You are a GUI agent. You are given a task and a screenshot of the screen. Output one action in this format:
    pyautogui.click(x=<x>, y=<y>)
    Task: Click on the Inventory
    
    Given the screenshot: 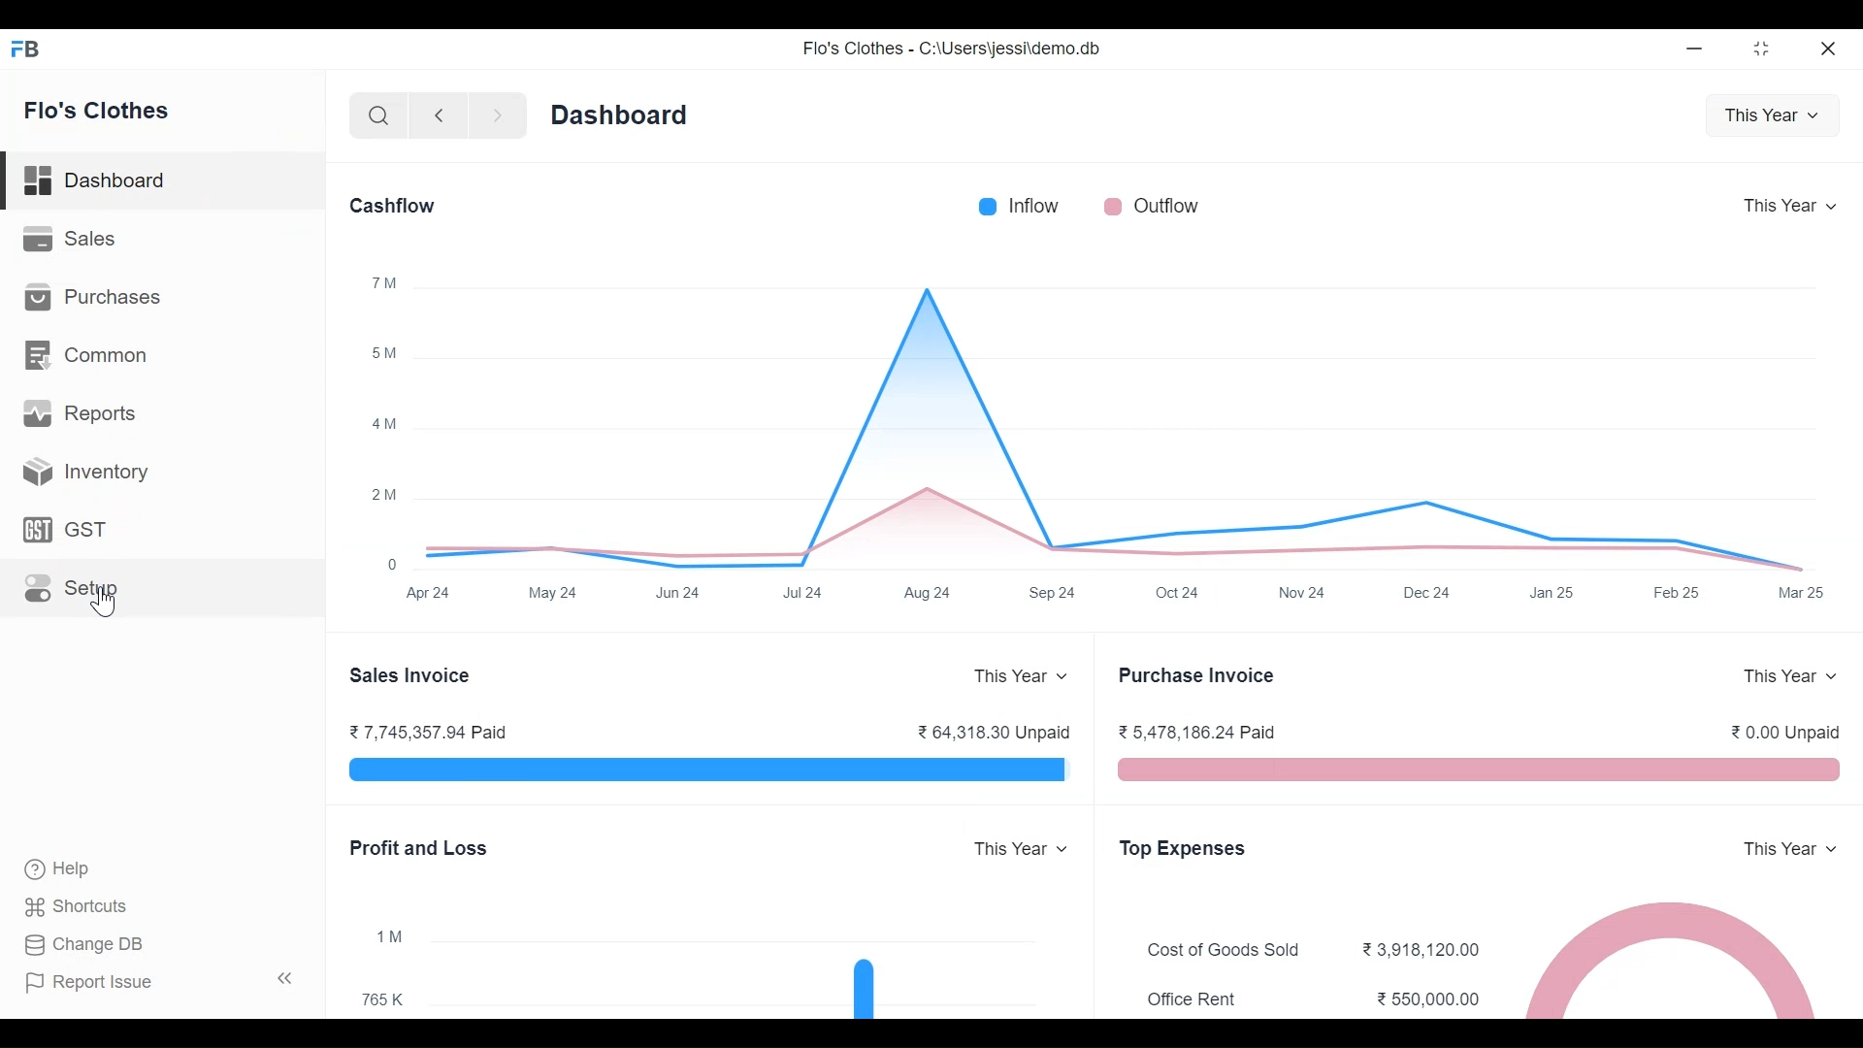 What is the action you would take?
    pyautogui.click(x=80, y=471)
    